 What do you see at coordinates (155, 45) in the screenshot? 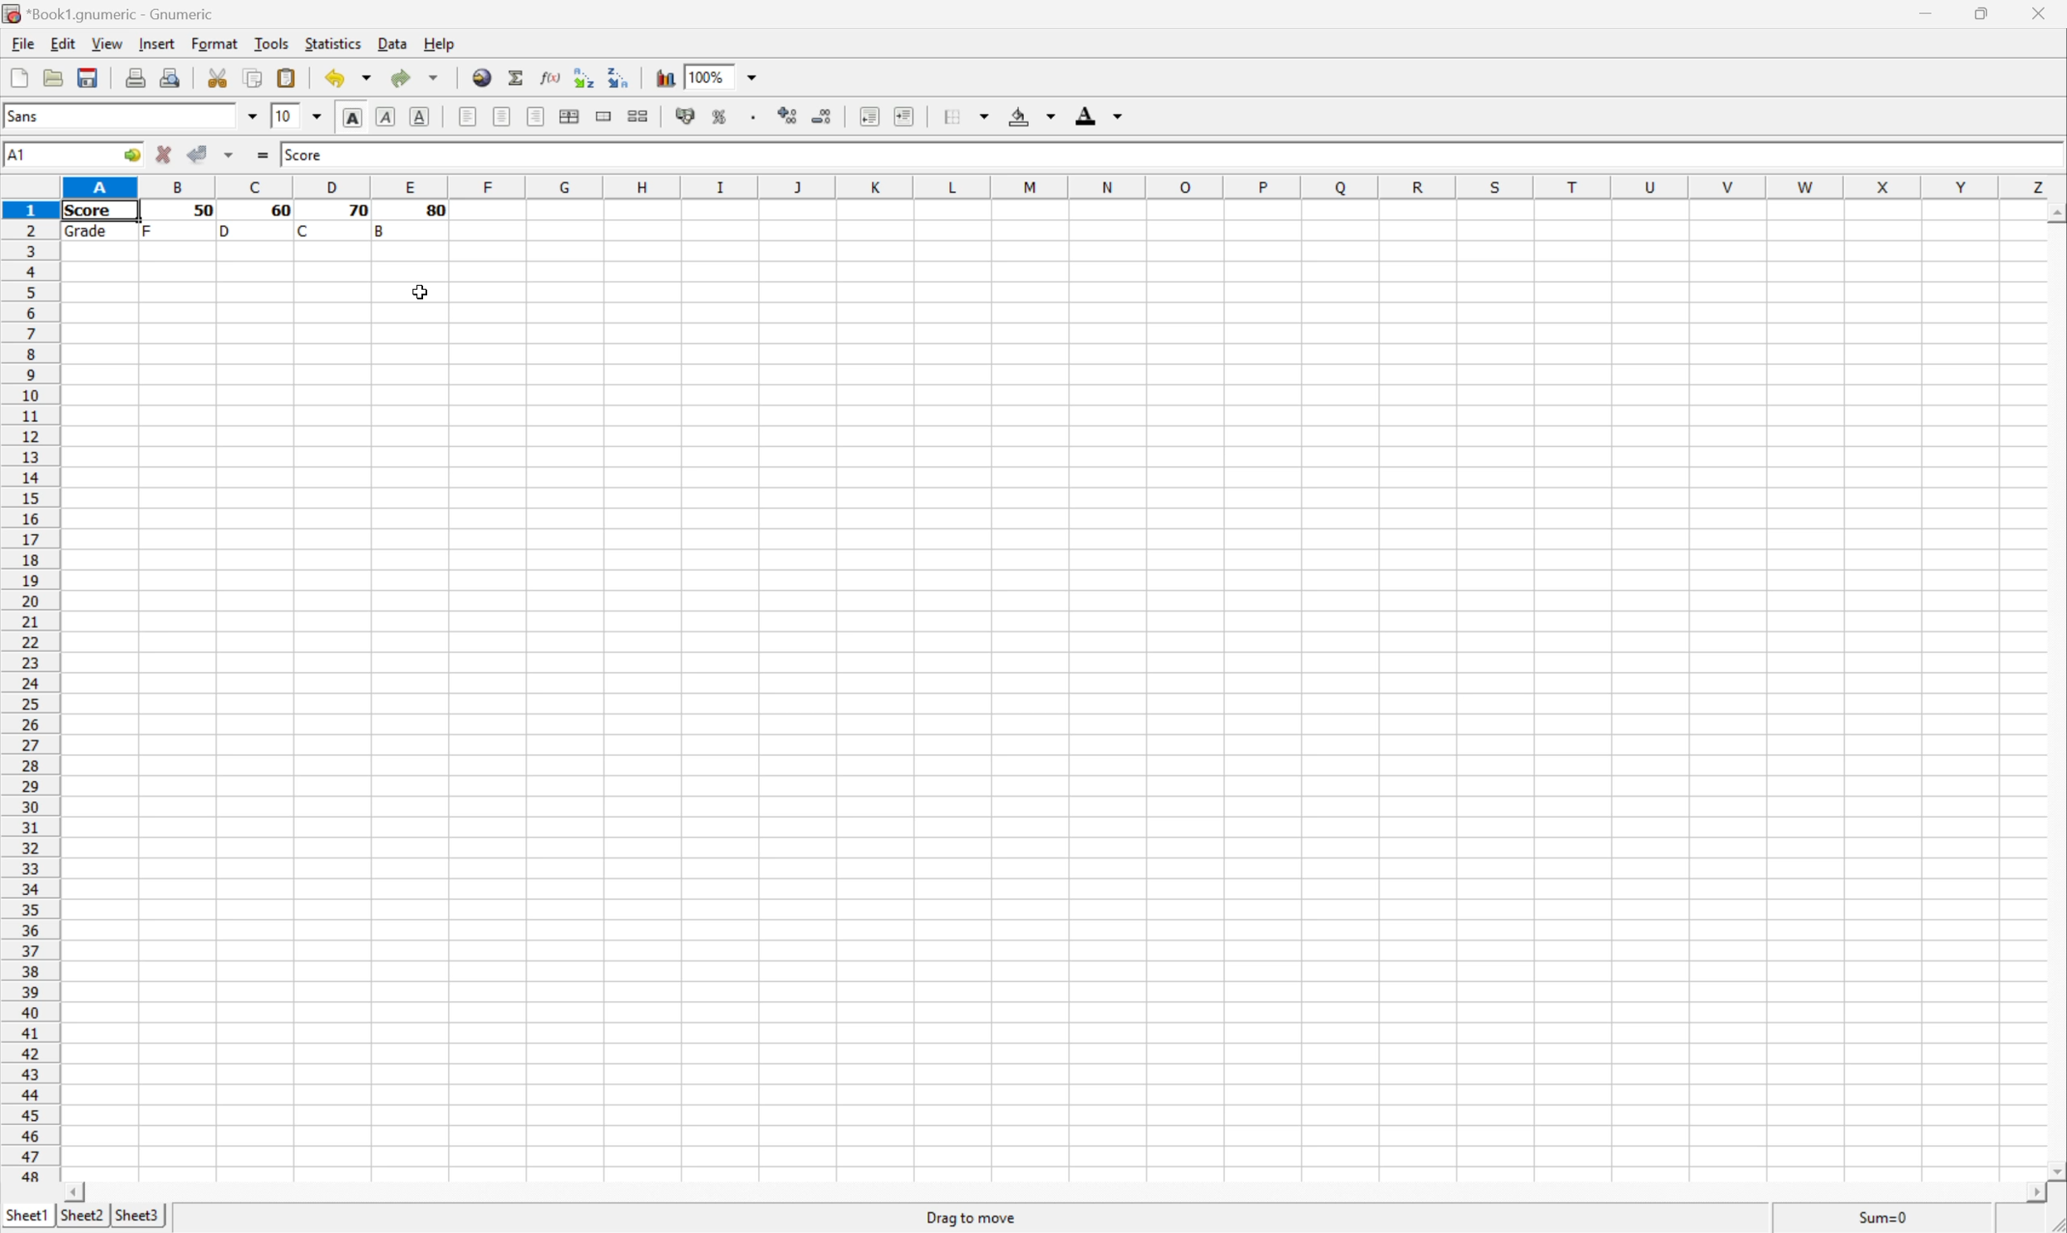
I see `Insert` at bounding box center [155, 45].